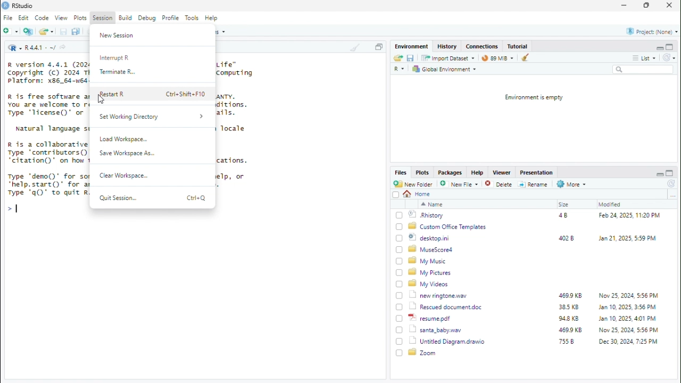  What do you see at coordinates (400, 238) in the screenshot?
I see `Checkbox` at bounding box center [400, 238].